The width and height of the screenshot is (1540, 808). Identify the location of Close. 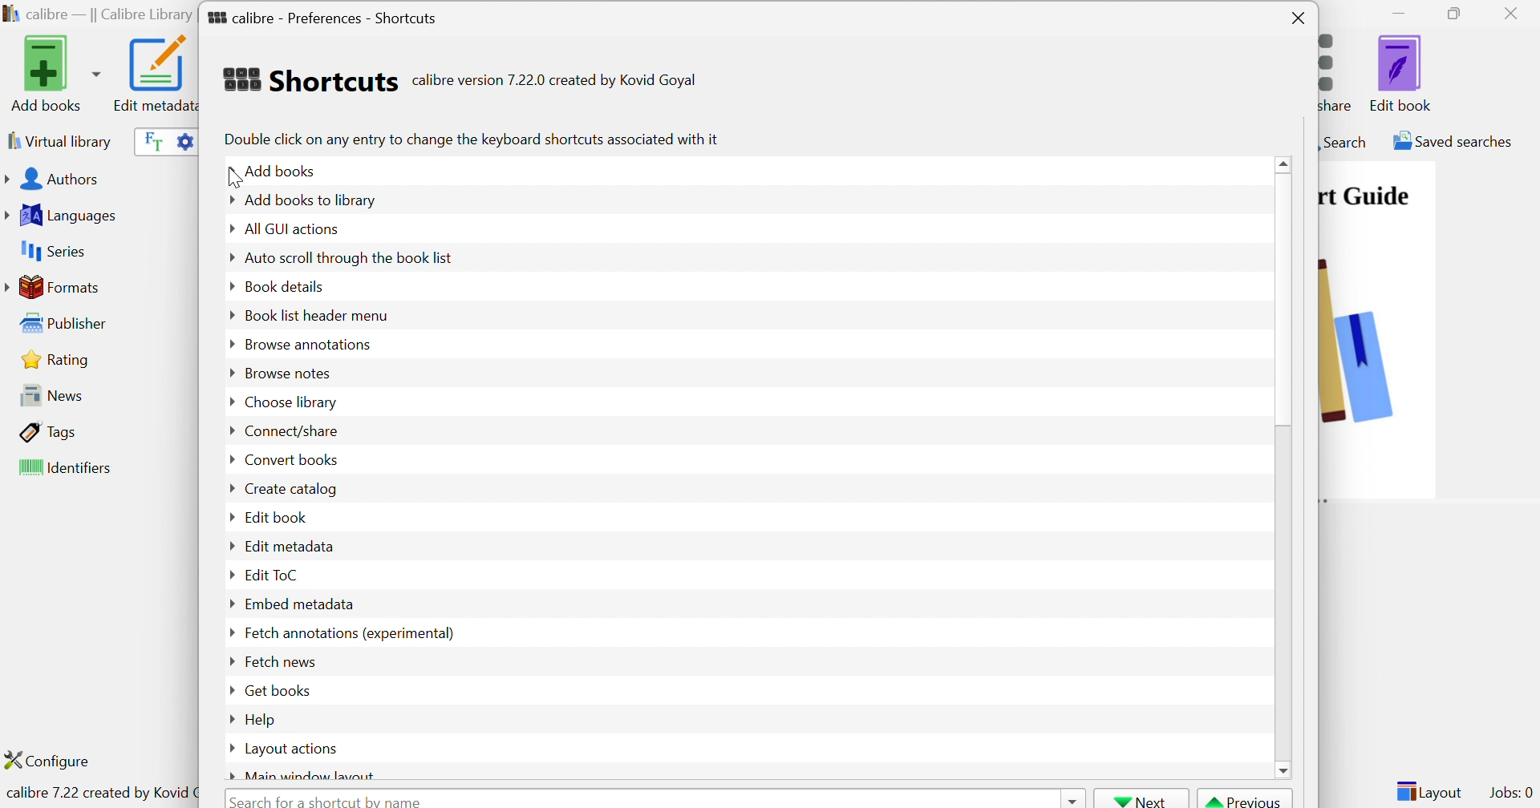
(1515, 13).